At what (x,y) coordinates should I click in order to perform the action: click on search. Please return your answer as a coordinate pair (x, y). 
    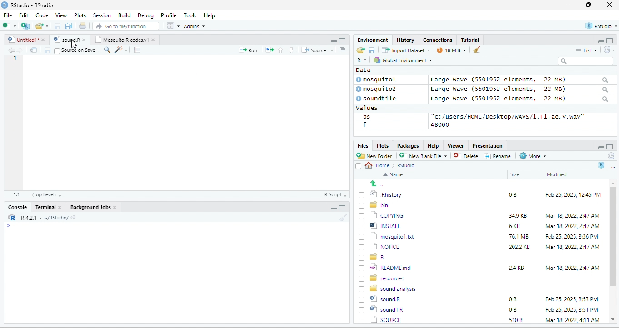
    Looking at the image, I should click on (107, 49).